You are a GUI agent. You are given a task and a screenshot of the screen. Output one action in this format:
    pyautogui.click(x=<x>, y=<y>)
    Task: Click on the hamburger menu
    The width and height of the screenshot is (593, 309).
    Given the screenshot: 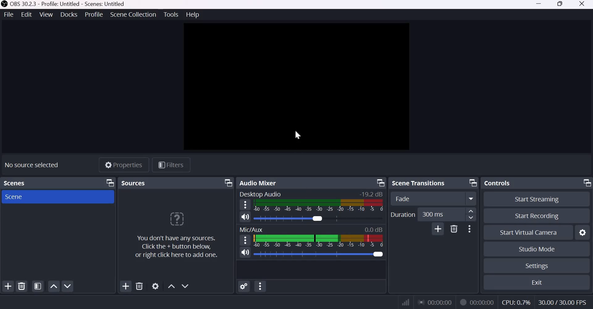 What is the action you would take?
    pyautogui.click(x=245, y=240)
    